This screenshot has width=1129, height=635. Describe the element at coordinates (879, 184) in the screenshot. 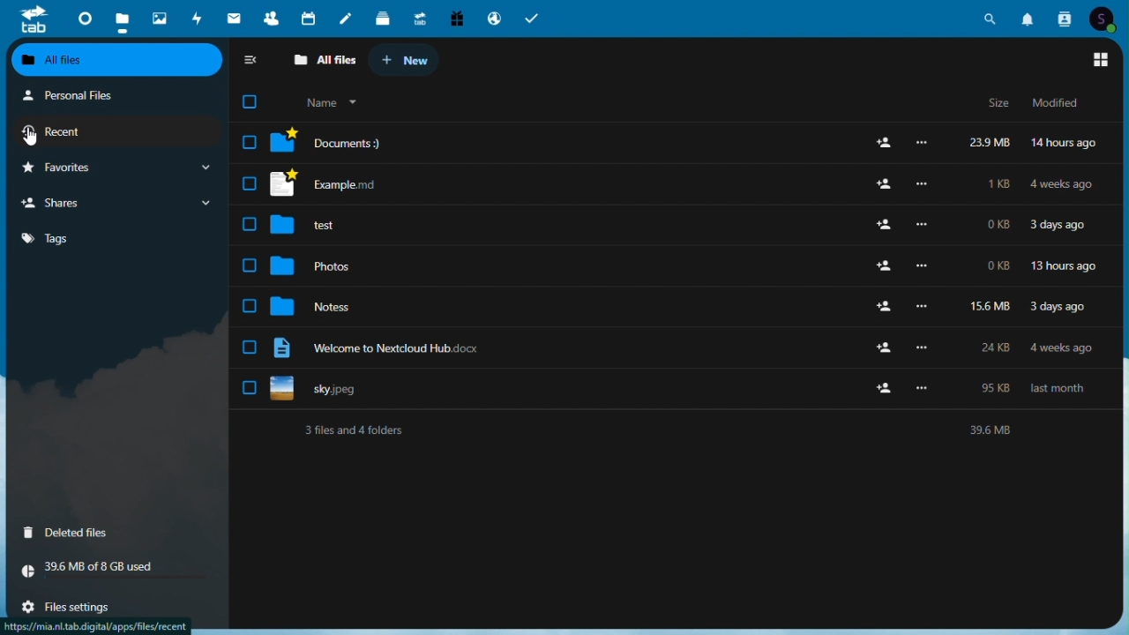

I see `add user` at that location.